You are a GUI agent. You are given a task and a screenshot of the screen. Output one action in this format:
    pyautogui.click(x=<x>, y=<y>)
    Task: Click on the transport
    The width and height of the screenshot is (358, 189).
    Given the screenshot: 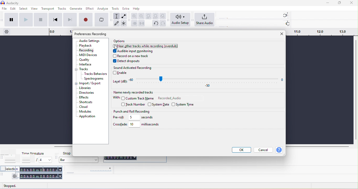 What is the action you would take?
    pyautogui.click(x=48, y=9)
    